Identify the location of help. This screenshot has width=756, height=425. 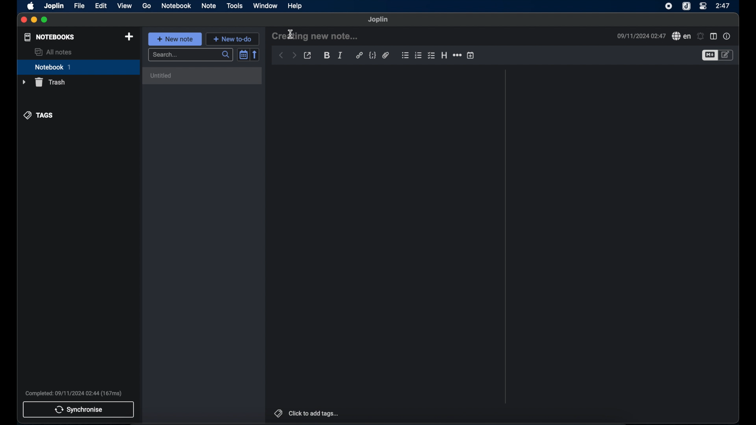
(295, 6).